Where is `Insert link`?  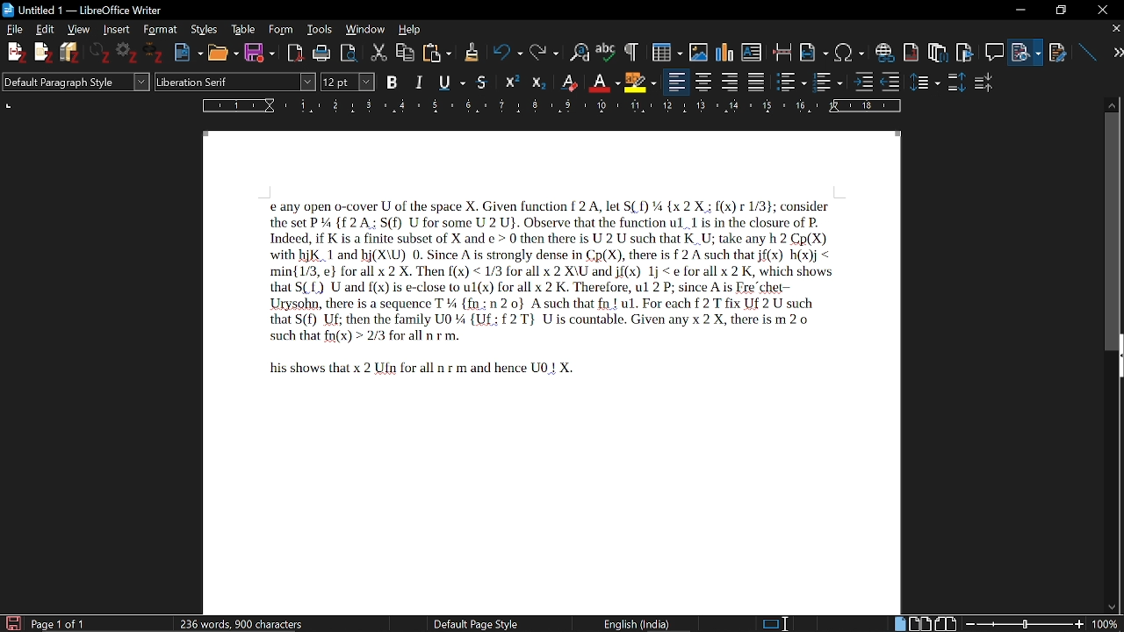
Insert link is located at coordinates (884, 49).